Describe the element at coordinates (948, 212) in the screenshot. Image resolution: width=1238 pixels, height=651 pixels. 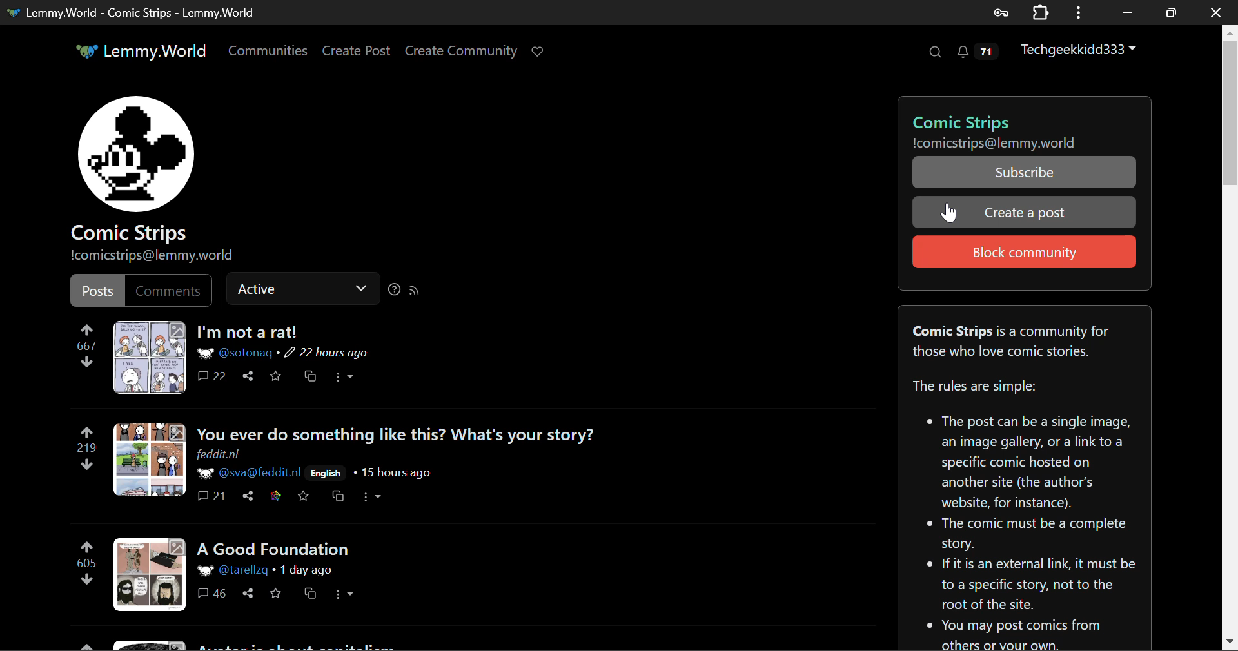
I see `Cursor Position` at that location.